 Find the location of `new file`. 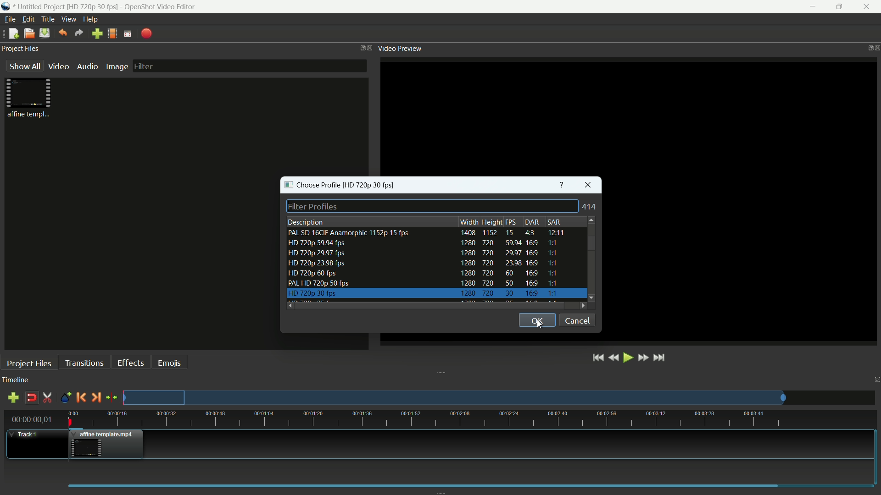

new file is located at coordinates (13, 34).